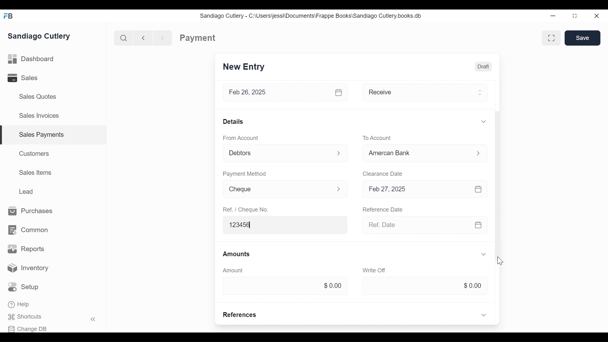  Describe the element at coordinates (597, 16) in the screenshot. I see `Close ` at that location.